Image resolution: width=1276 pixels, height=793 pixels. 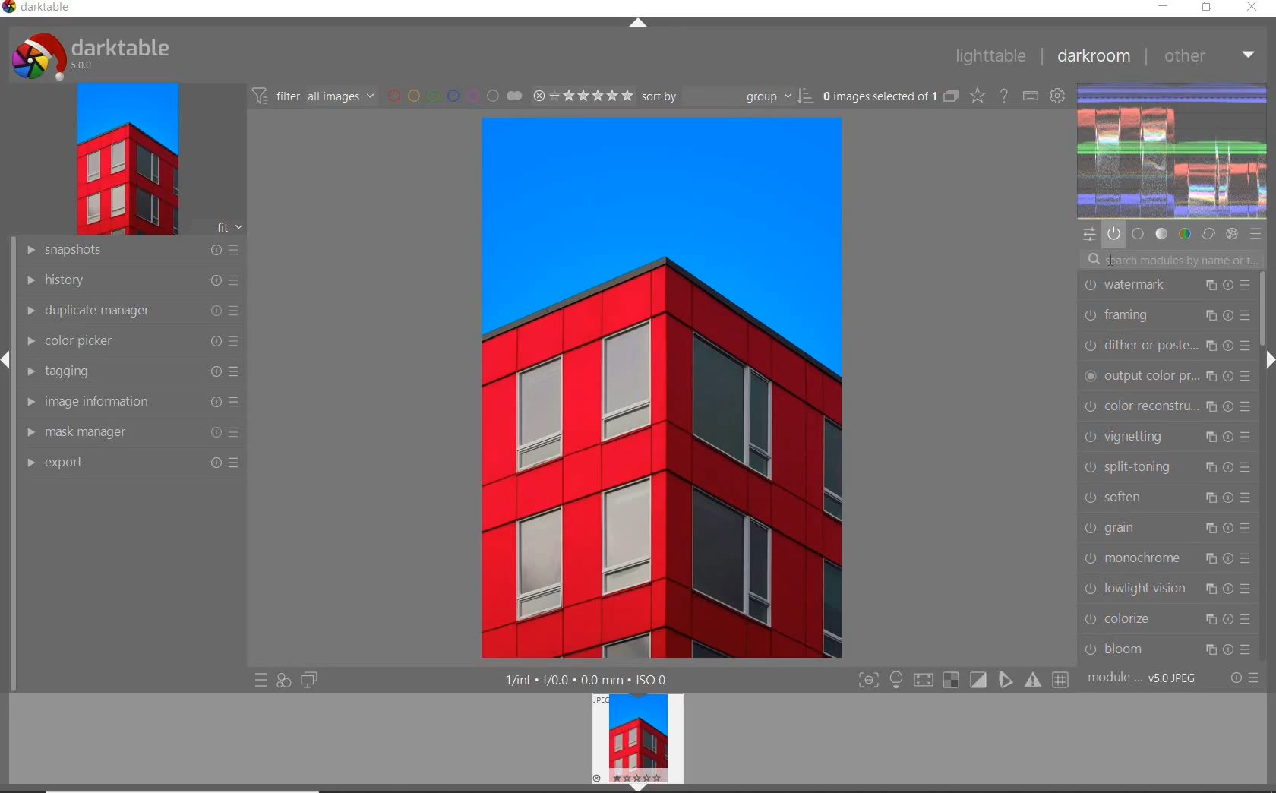 I want to click on selected Image range rating, so click(x=583, y=95).